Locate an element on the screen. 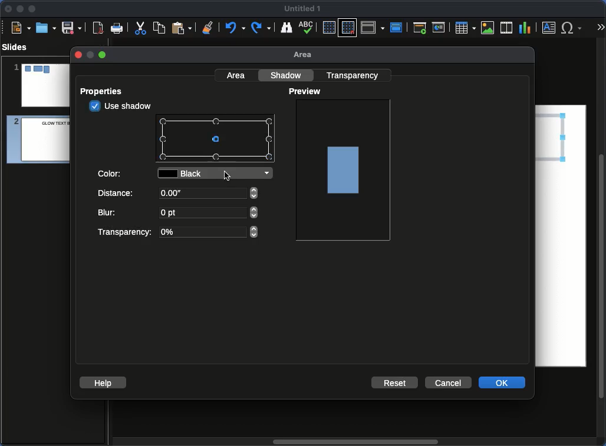 The height and width of the screenshot is (446, 606). Preview is located at coordinates (307, 92).